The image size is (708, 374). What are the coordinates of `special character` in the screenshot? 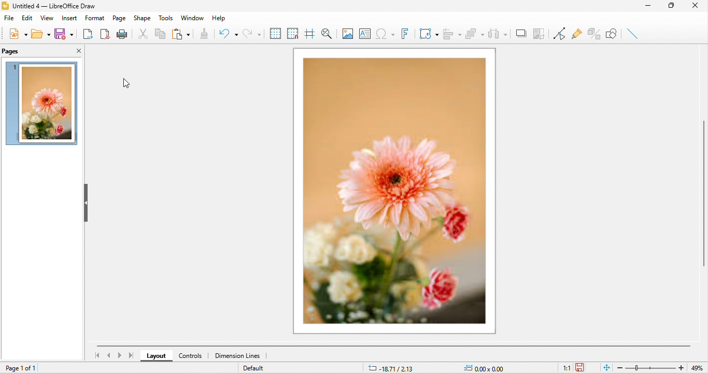 It's located at (385, 35).